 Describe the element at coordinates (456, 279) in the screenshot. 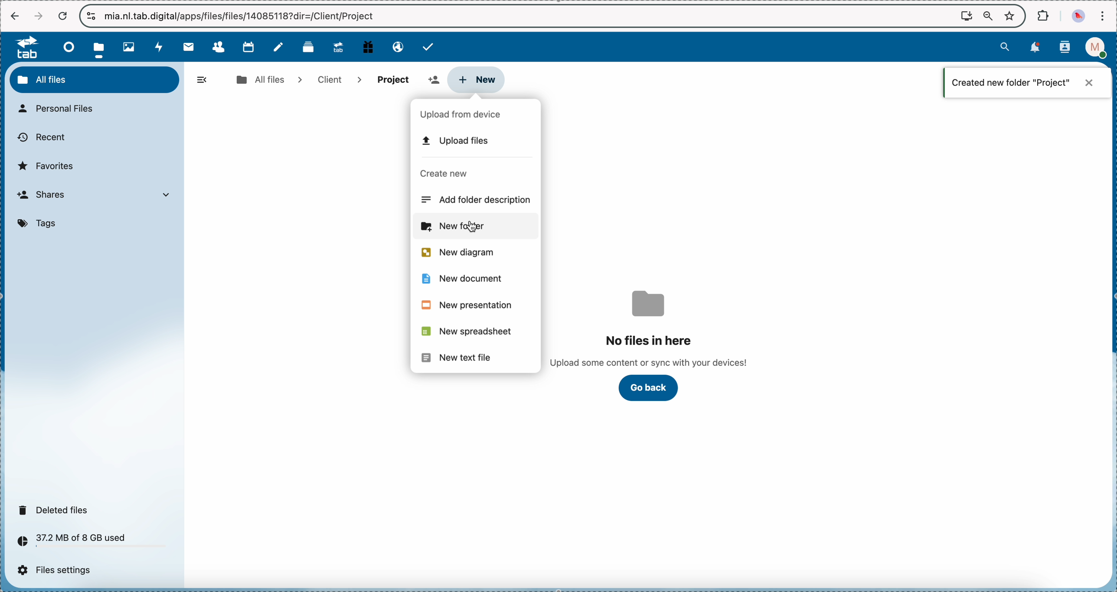

I see `new document` at that location.